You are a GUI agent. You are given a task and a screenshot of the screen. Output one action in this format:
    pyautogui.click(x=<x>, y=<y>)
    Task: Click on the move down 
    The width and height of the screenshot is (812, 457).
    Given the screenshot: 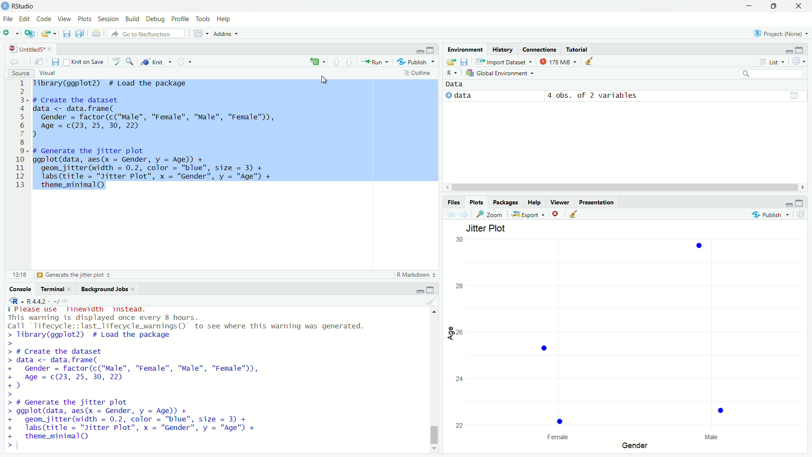 What is the action you would take?
    pyautogui.click(x=435, y=450)
    